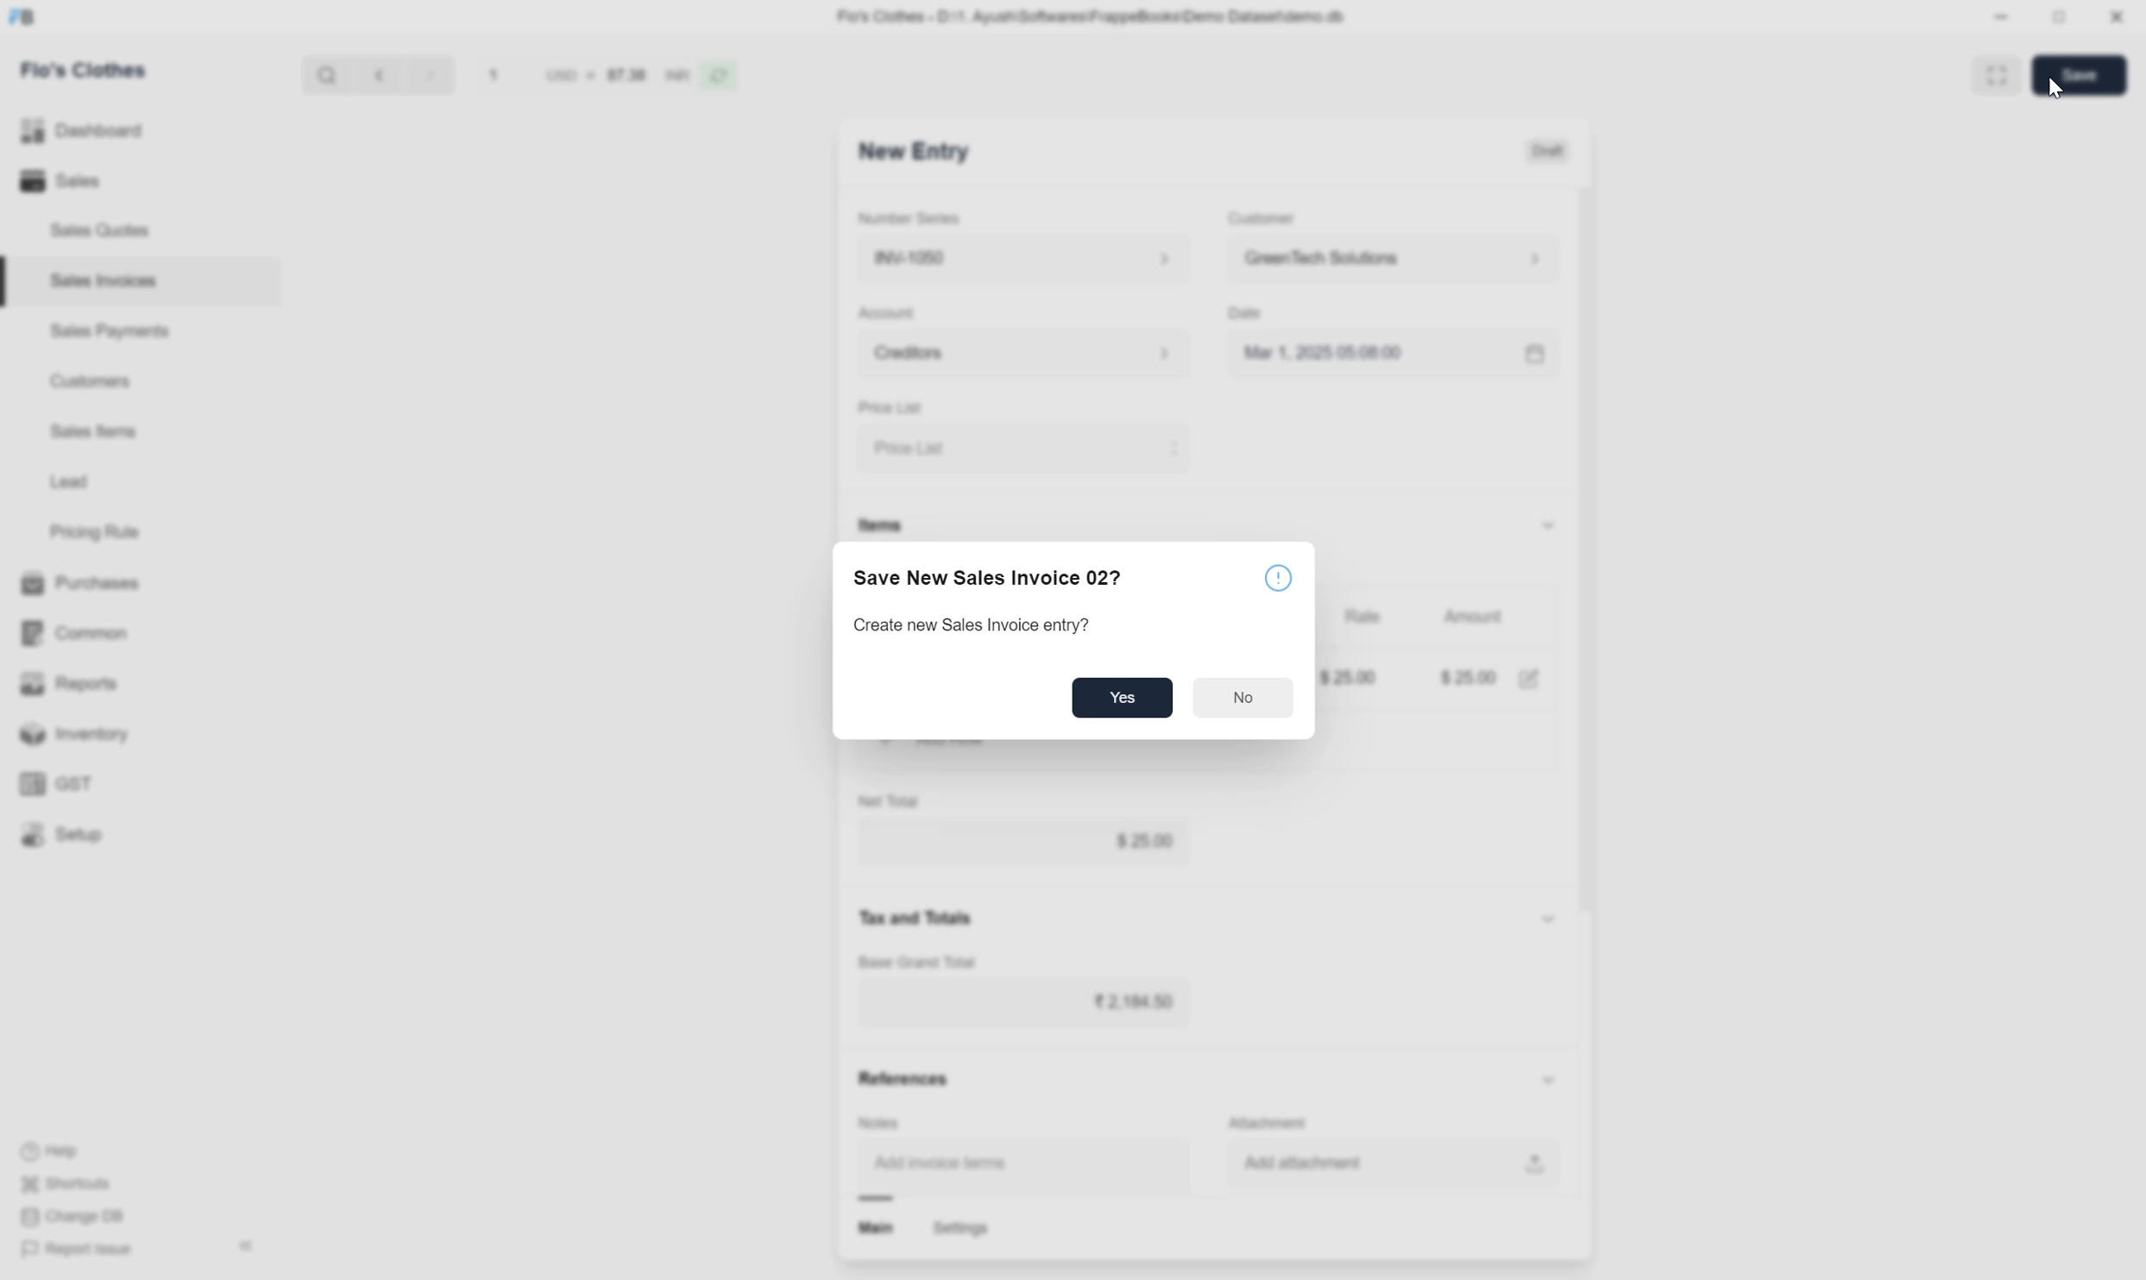 The image size is (2146, 1280). What do you see at coordinates (249, 1246) in the screenshot?
I see `hide sidebar` at bounding box center [249, 1246].